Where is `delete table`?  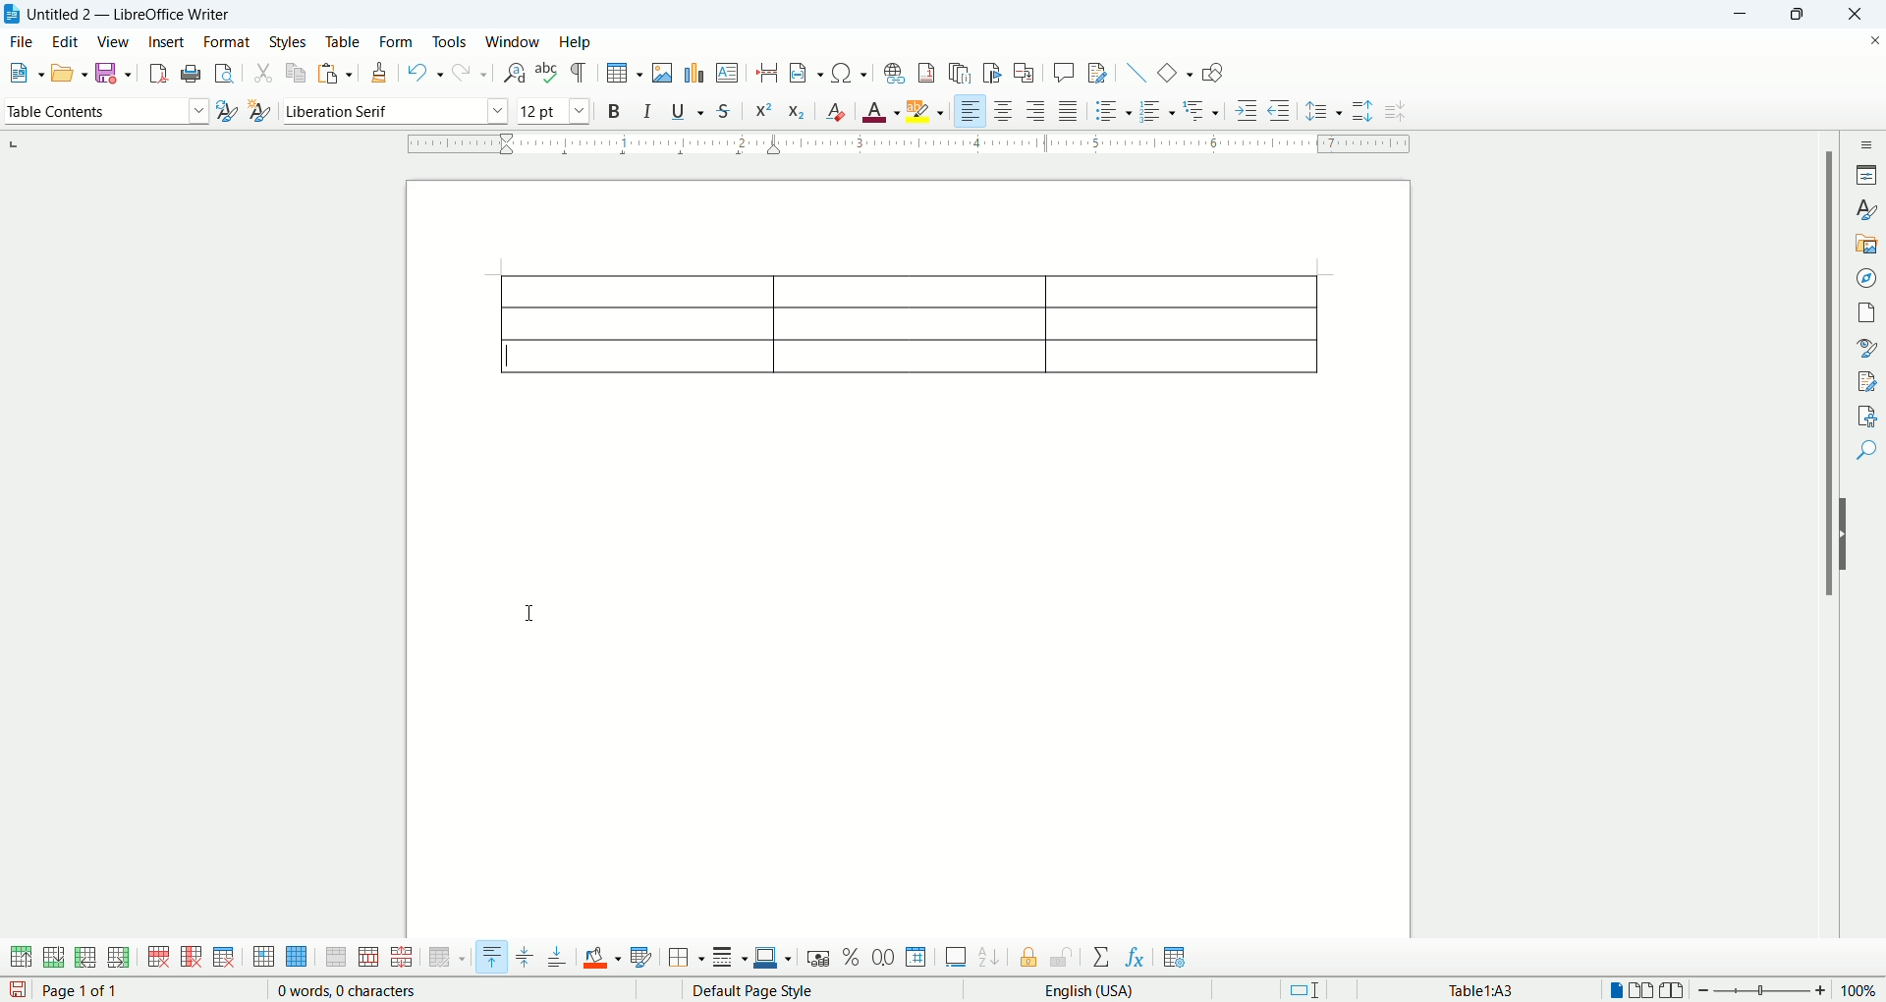 delete table is located at coordinates (226, 958).